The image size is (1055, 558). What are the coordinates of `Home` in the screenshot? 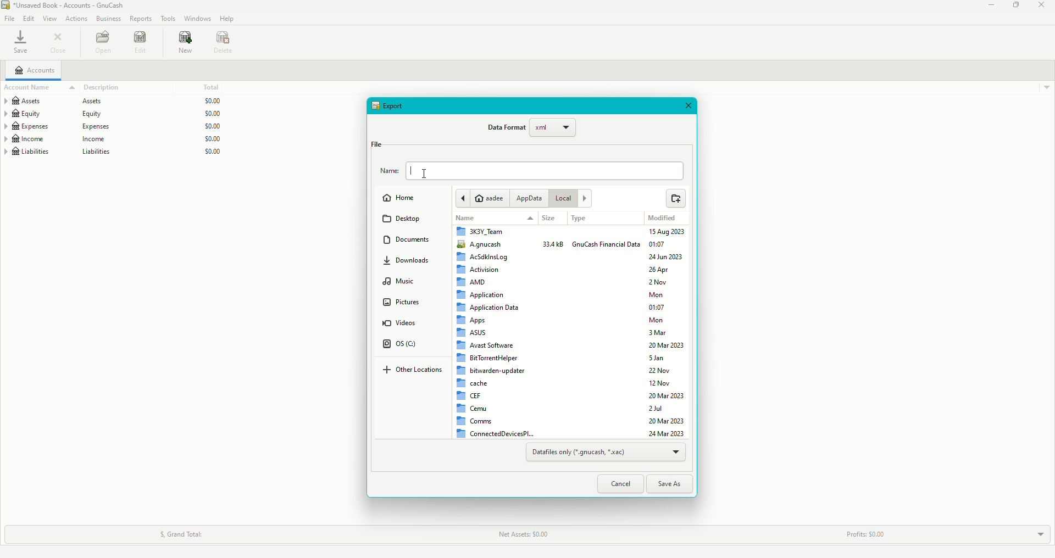 It's located at (402, 199).